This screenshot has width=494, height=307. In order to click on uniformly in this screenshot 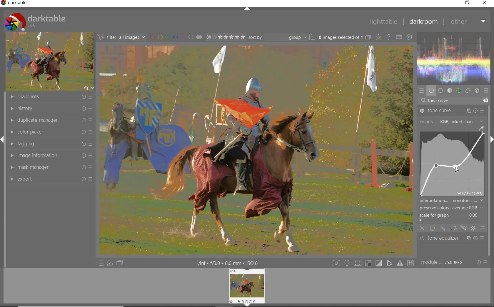, I will do `click(433, 228)`.